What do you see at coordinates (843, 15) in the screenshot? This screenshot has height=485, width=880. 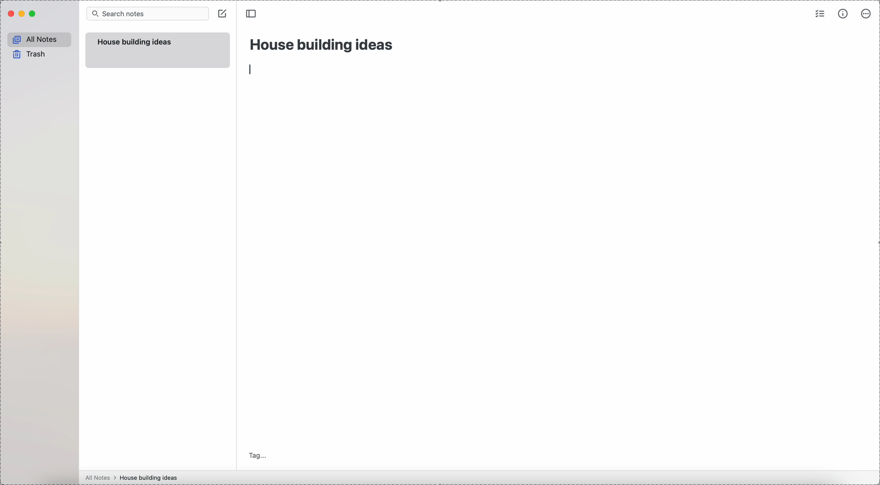 I see `metrics` at bounding box center [843, 15].